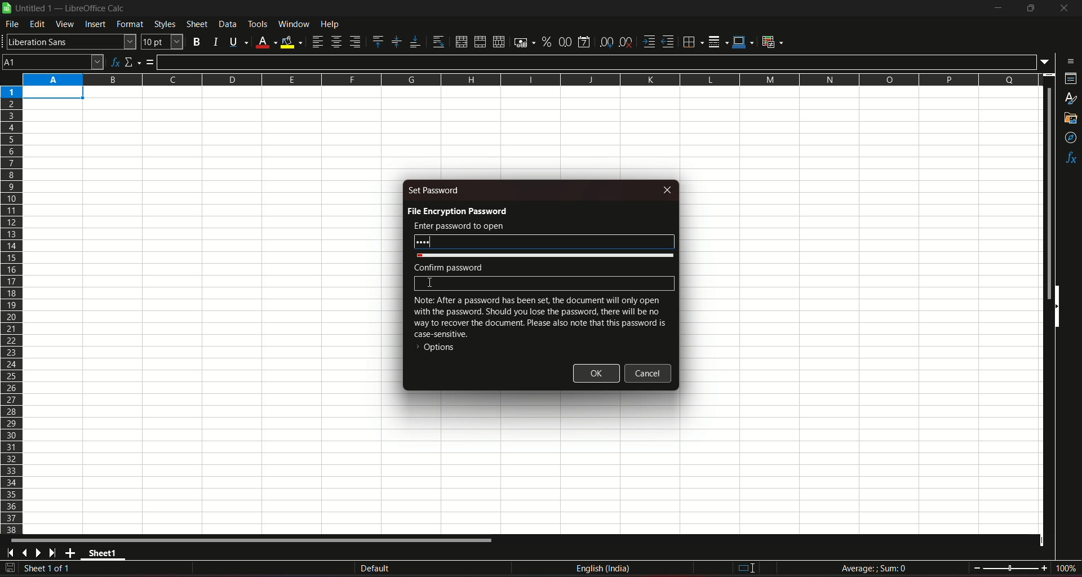 Image resolution: width=1082 pixels, height=577 pixels. What do you see at coordinates (255, 540) in the screenshot?
I see `horizontal scroll` at bounding box center [255, 540].